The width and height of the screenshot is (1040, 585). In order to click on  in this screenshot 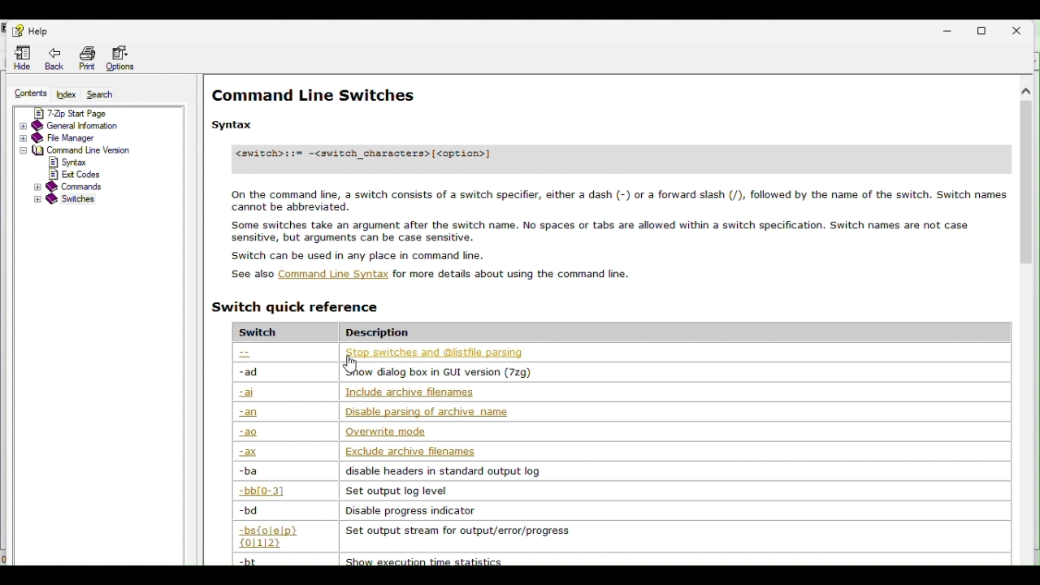, I will do `click(510, 275)`.